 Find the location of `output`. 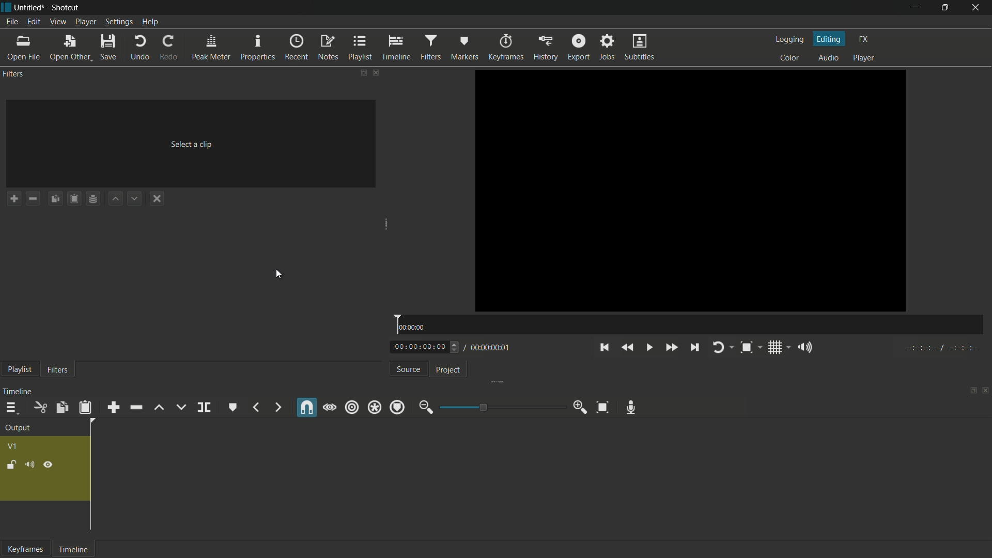

output is located at coordinates (17, 428).